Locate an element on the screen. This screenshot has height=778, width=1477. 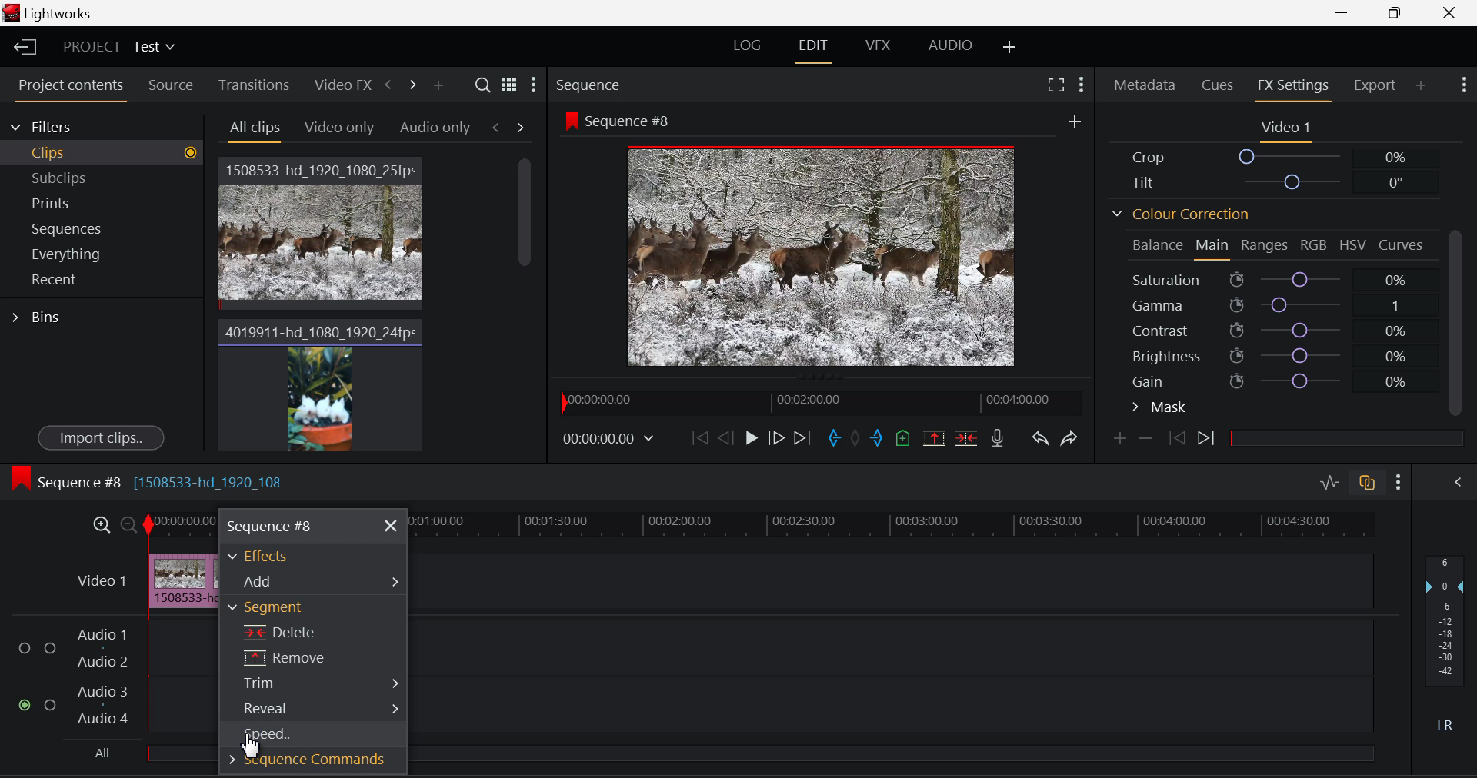
Reveal is located at coordinates (311, 710).